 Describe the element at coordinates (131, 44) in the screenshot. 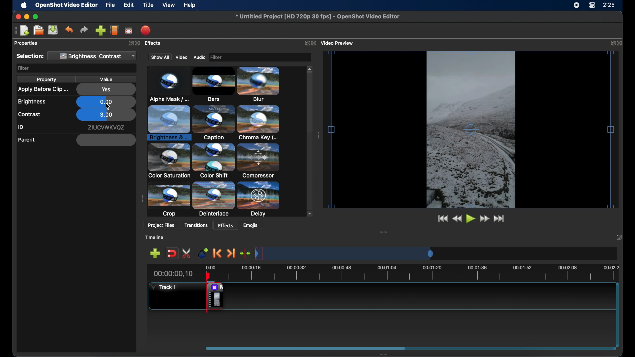

I see `expand` at that location.